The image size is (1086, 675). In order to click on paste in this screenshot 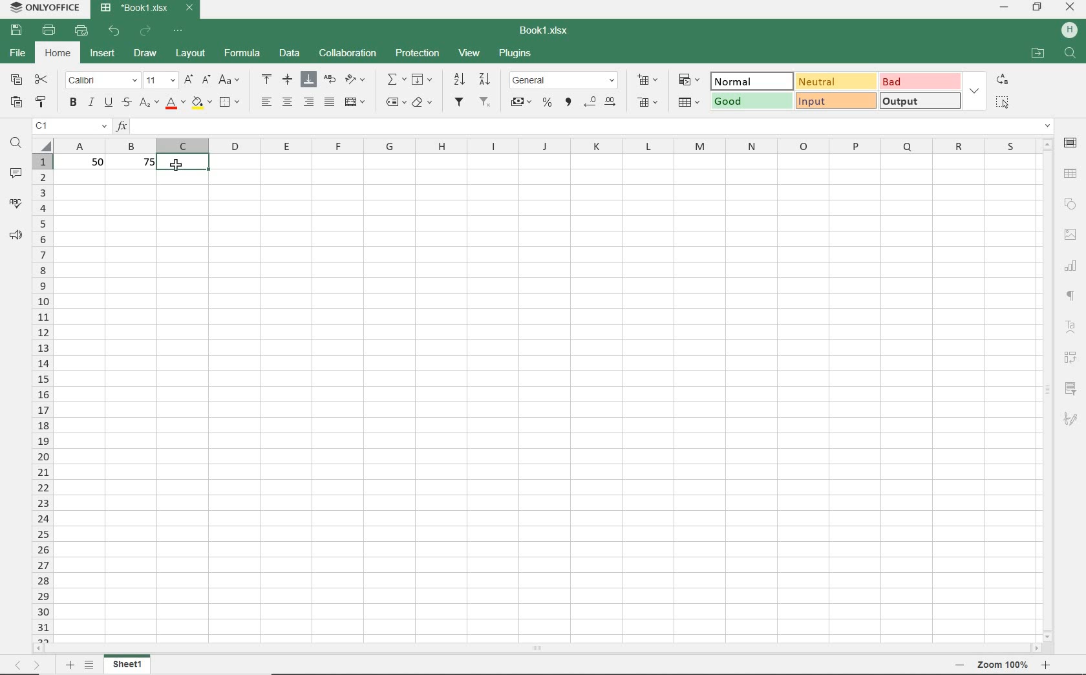, I will do `click(16, 102)`.